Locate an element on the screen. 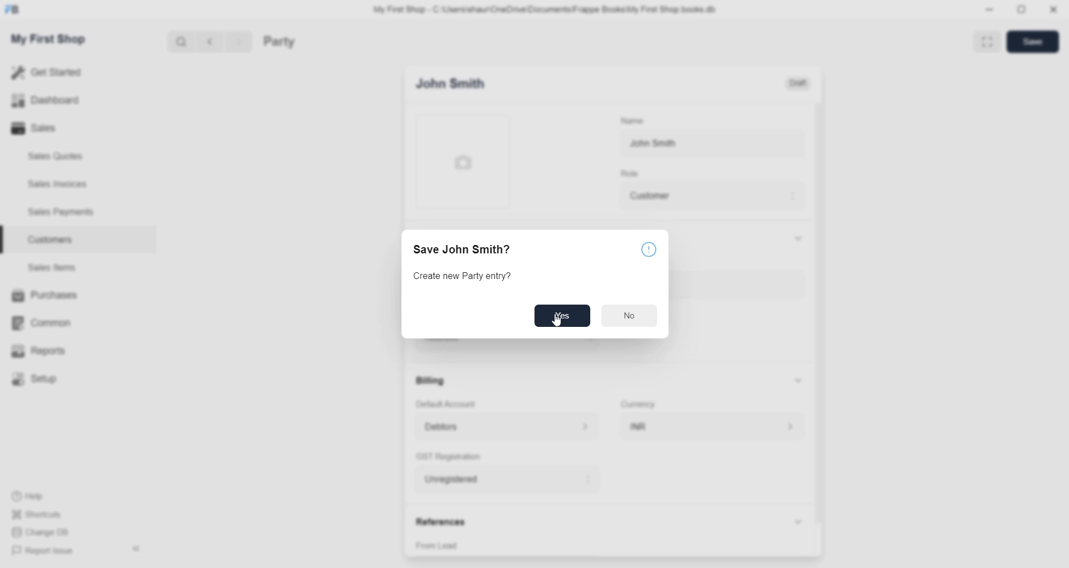 This screenshot has height=568, width=1069. Default account  is located at coordinates (490, 425).